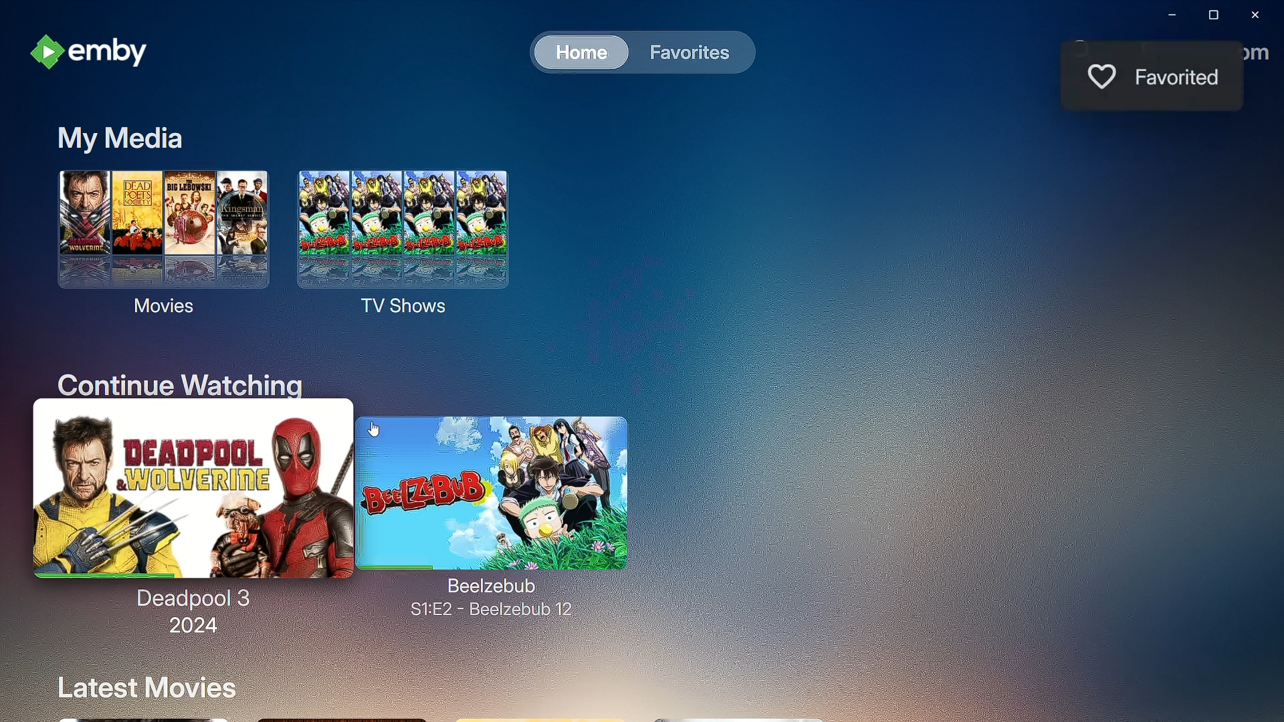 This screenshot has height=722, width=1284. Describe the element at coordinates (683, 51) in the screenshot. I see `Favorites` at that location.